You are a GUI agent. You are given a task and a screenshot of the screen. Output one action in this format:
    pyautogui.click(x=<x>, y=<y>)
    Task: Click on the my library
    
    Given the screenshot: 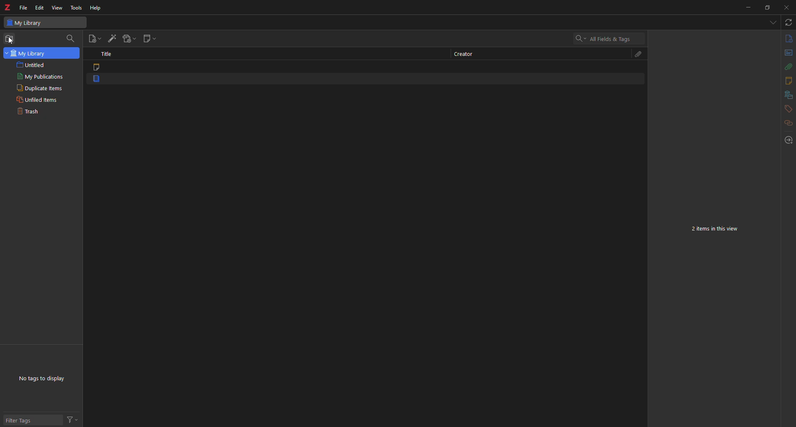 What is the action you would take?
    pyautogui.click(x=27, y=22)
    